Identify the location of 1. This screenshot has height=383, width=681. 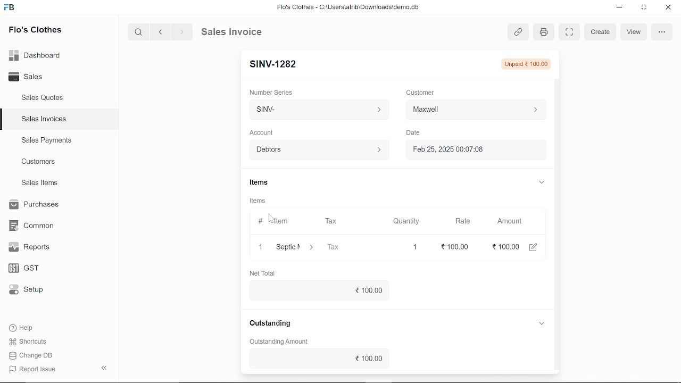
(414, 247).